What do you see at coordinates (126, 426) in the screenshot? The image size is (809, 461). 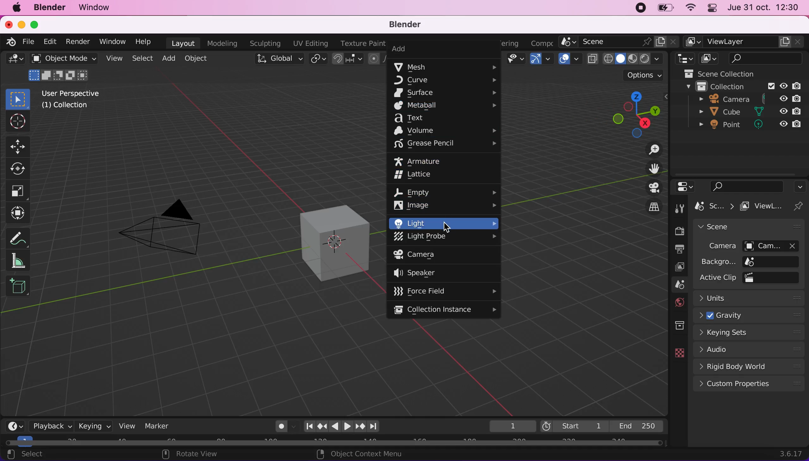 I see `view` at bounding box center [126, 426].